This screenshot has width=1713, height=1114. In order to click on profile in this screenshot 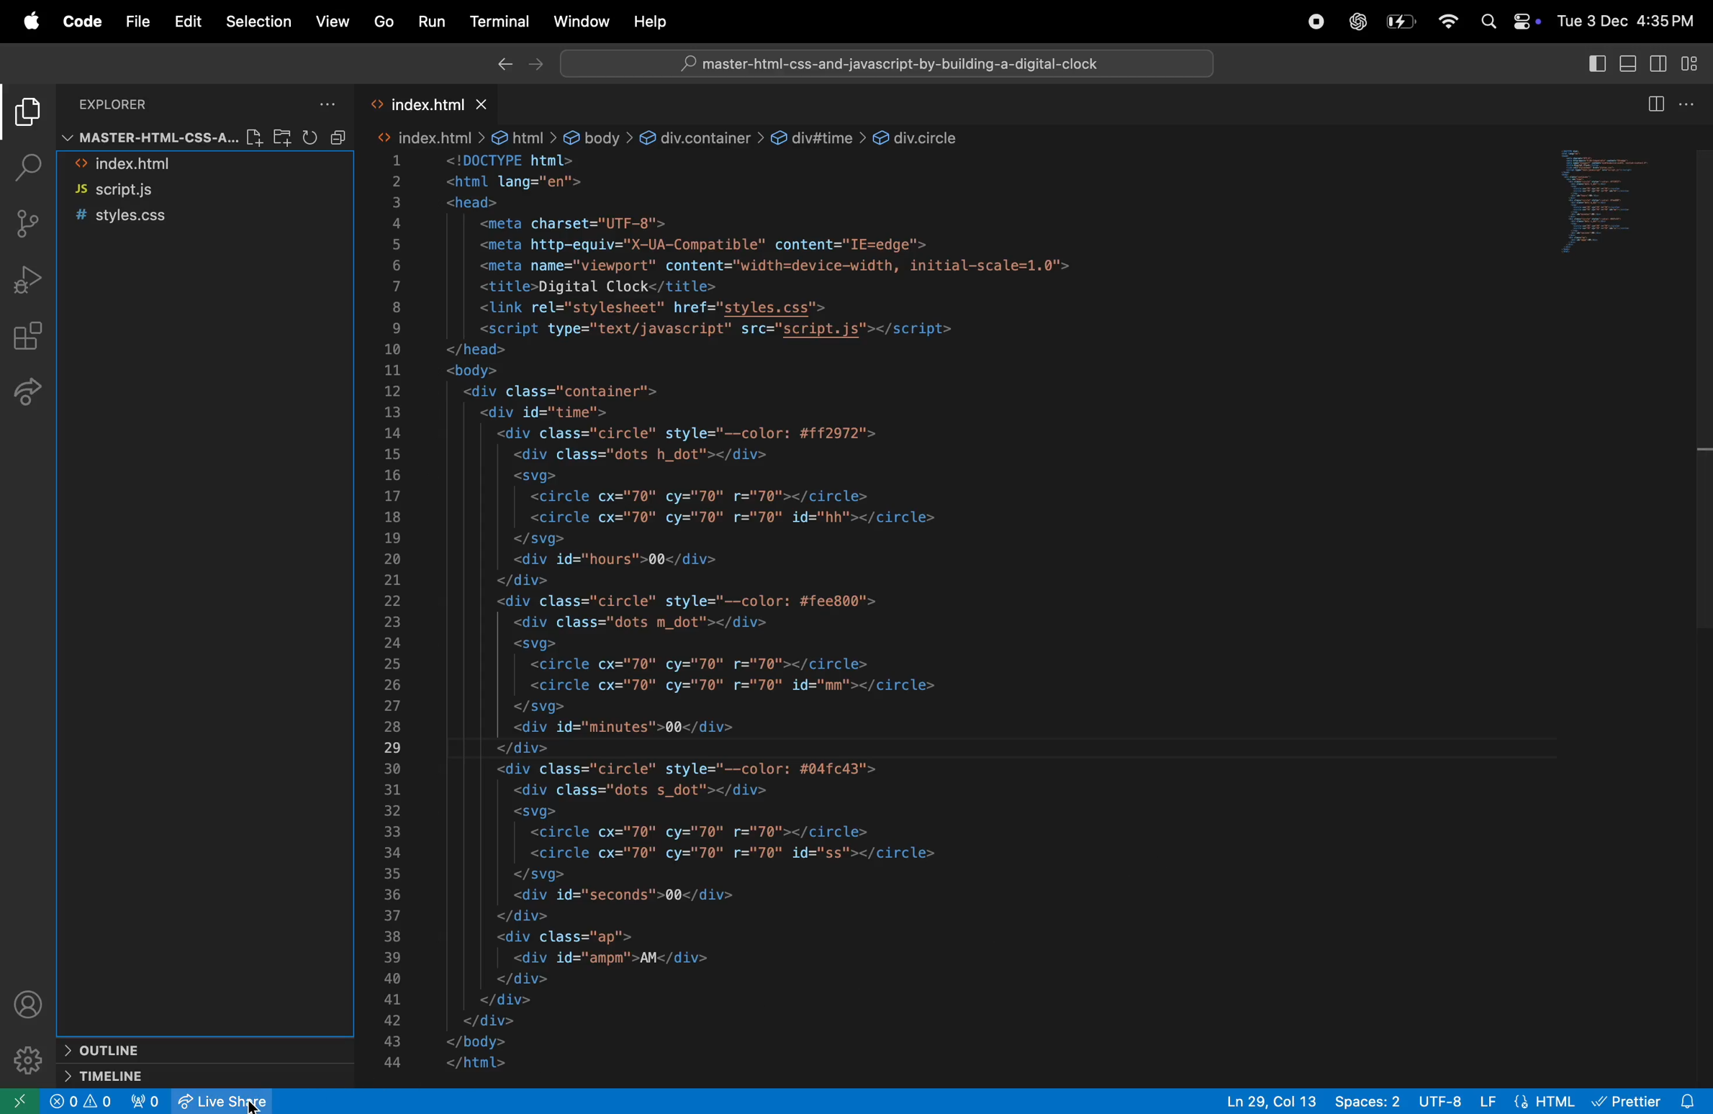, I will do `click(30, 1002)`.